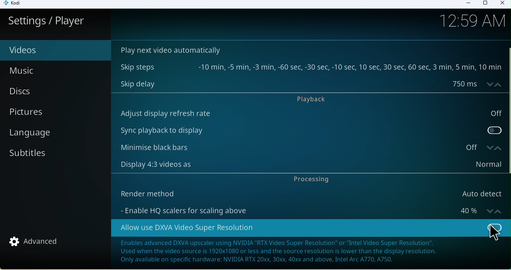 This screenshot has width=511, height=270. Describe the element at coordinates (307, 165) in the screenshot. I see `Display 4:3 videos as` at that location.